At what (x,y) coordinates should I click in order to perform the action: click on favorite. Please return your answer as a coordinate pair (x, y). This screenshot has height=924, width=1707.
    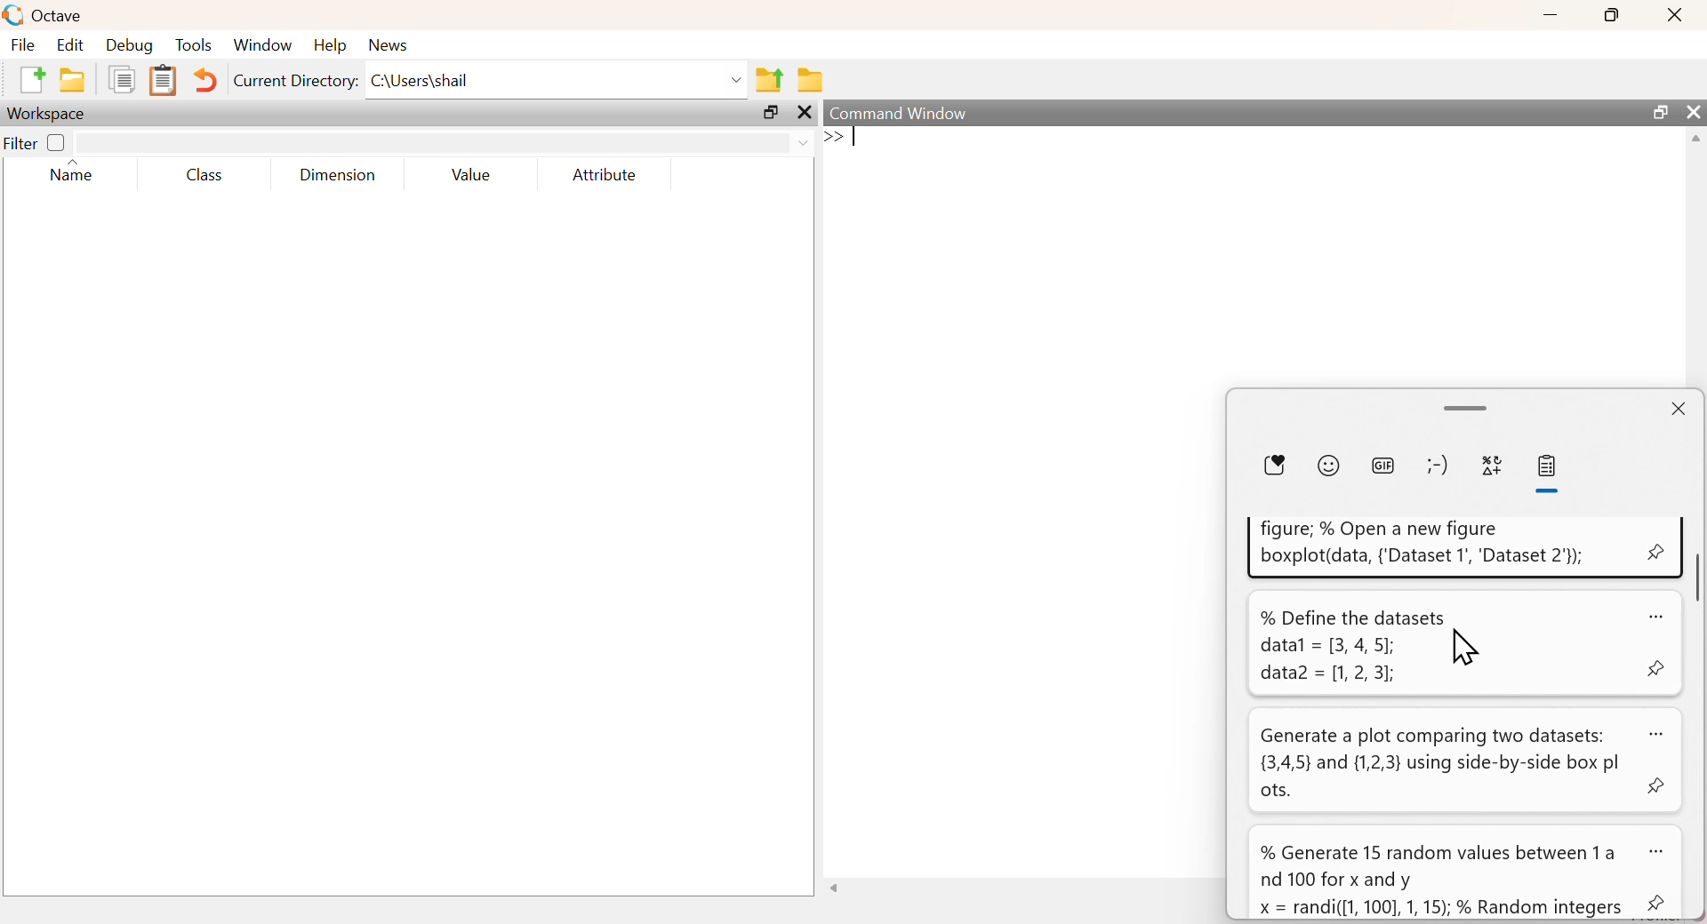
    Looking at the image, I should click on (1278, 465).